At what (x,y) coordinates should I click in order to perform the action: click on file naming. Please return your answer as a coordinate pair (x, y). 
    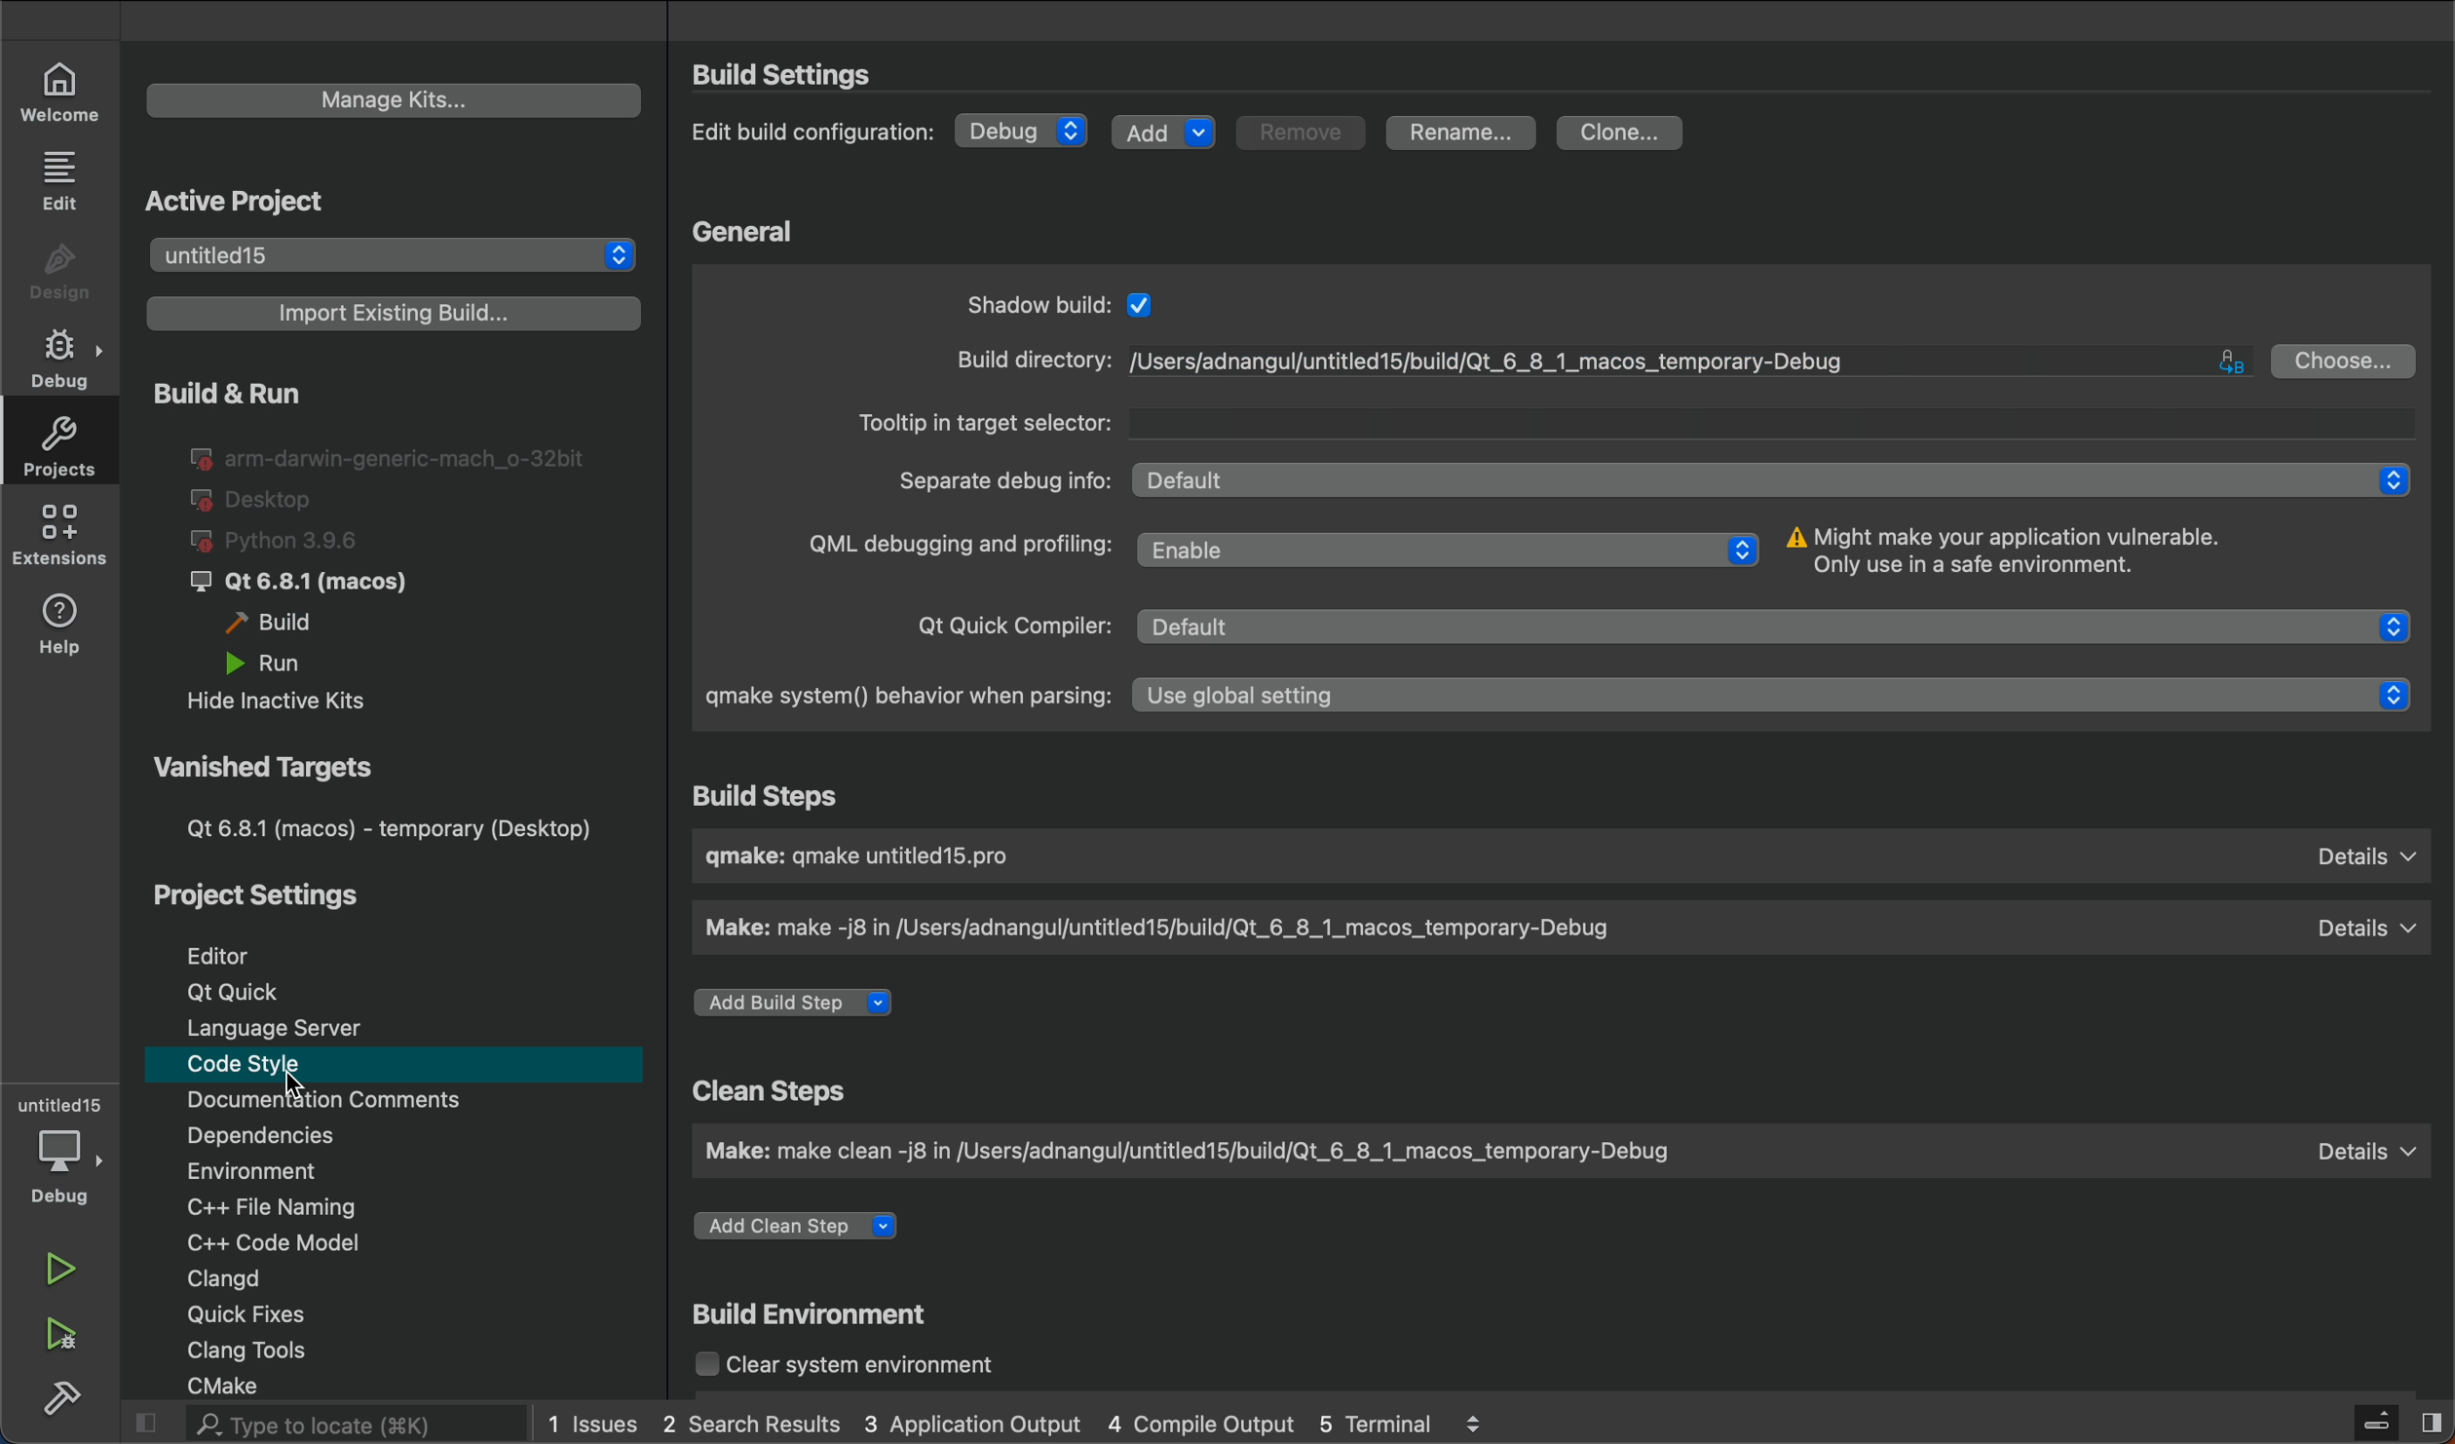
    Looking at the image, I should click on (296, 1204).